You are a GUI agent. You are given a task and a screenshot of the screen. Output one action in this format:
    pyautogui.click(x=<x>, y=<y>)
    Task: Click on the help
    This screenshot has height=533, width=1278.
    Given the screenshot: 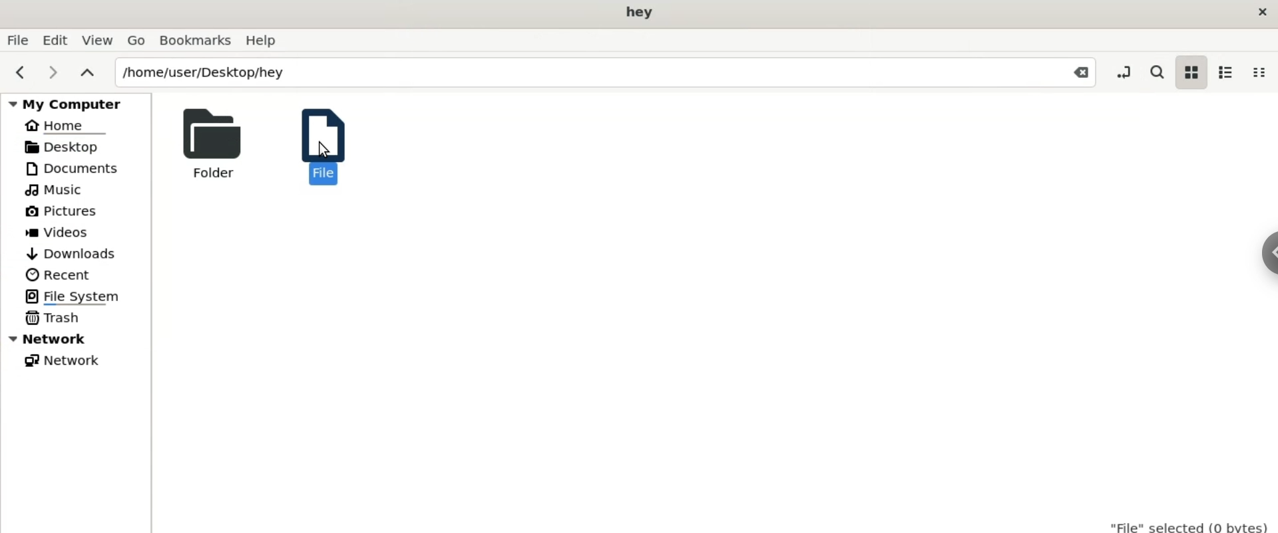 What is the action you would take?
    pyautogui.click(x=265, y=41)
    